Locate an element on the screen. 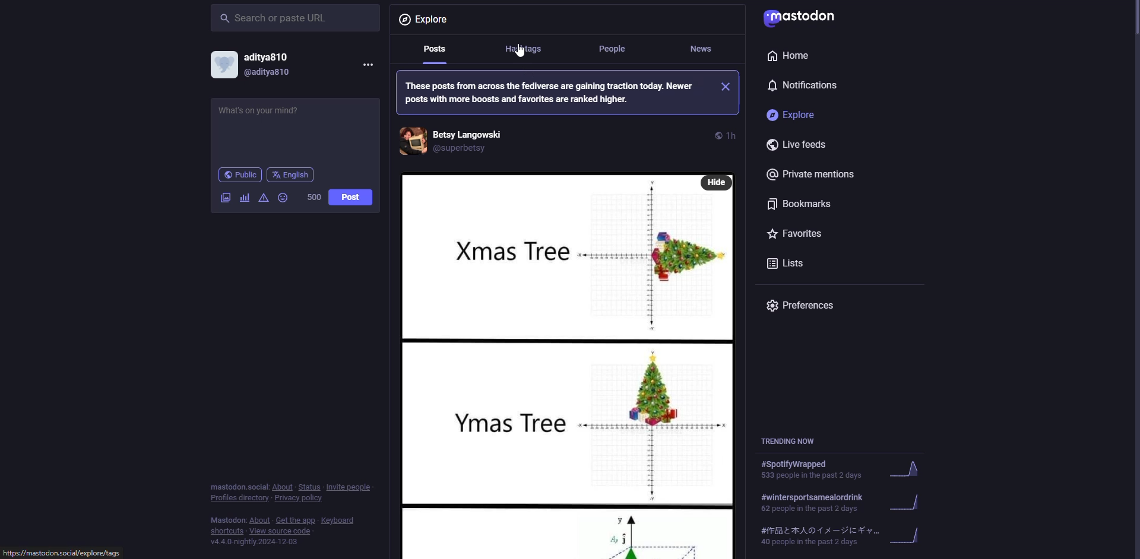  poll is located at coordinates (244, 198).